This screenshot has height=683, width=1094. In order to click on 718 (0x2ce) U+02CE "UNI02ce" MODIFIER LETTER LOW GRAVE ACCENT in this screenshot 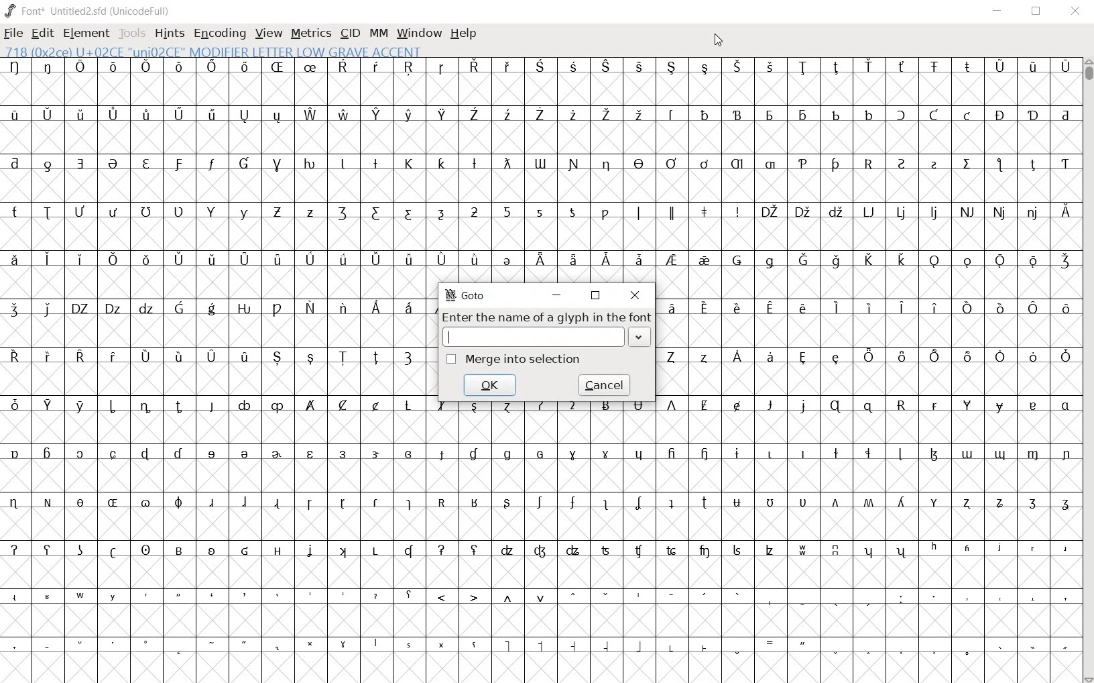, I will do `click(215, 52)`.